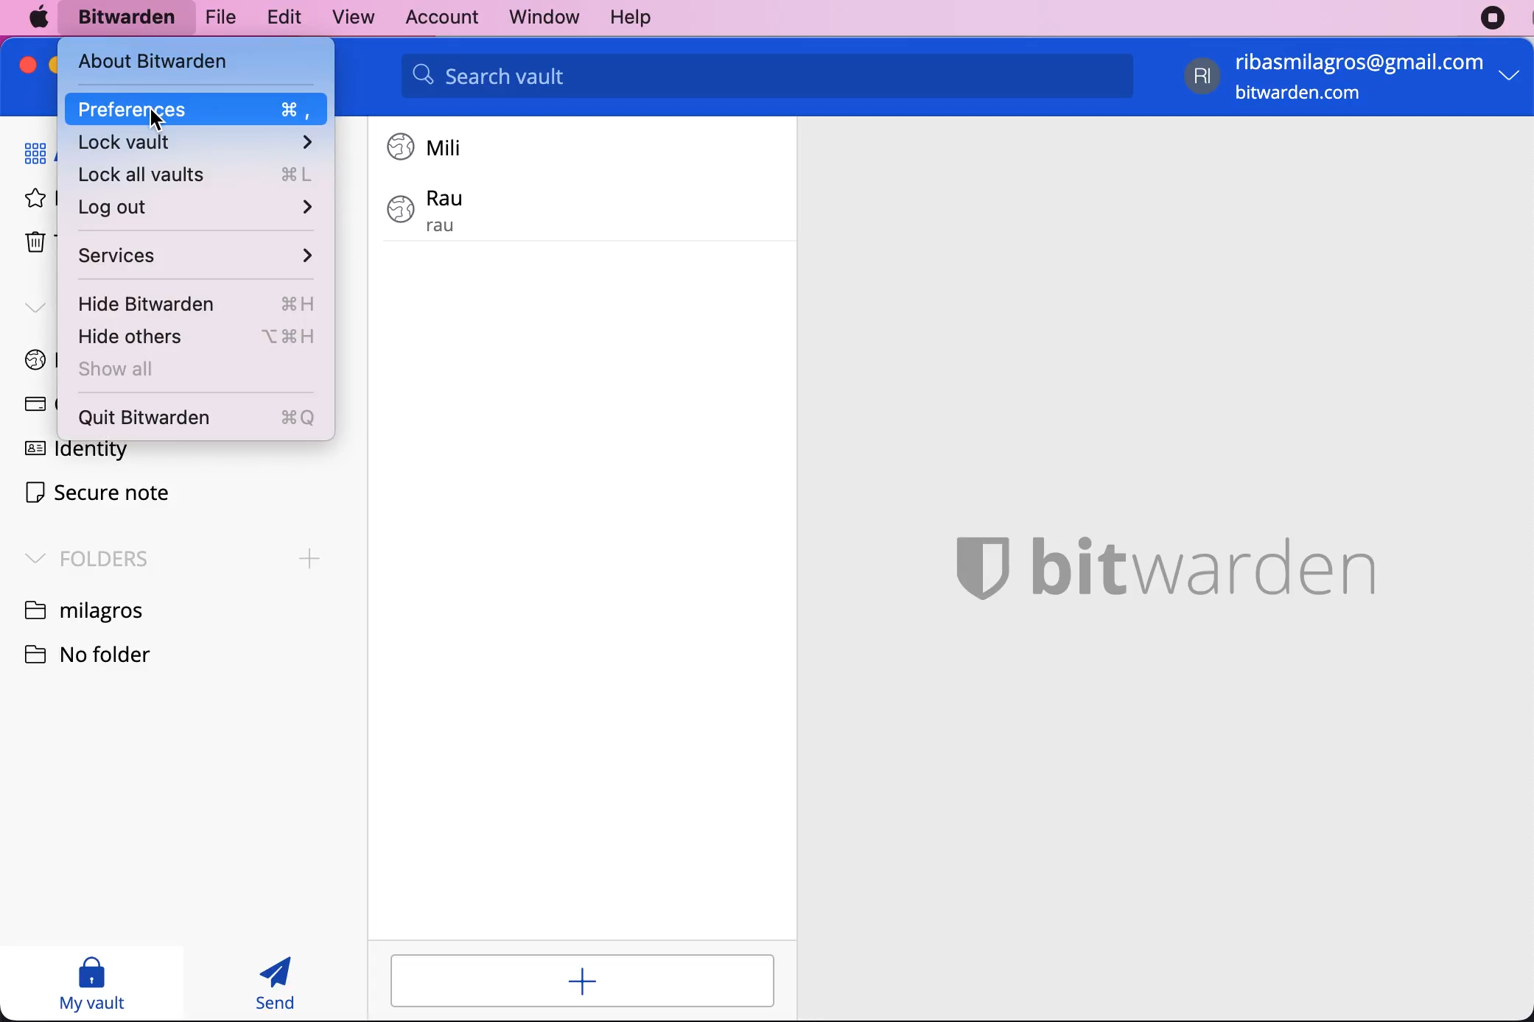 This screenshot has height=1022, width=1534. I want to click on window, so click(536, 17).